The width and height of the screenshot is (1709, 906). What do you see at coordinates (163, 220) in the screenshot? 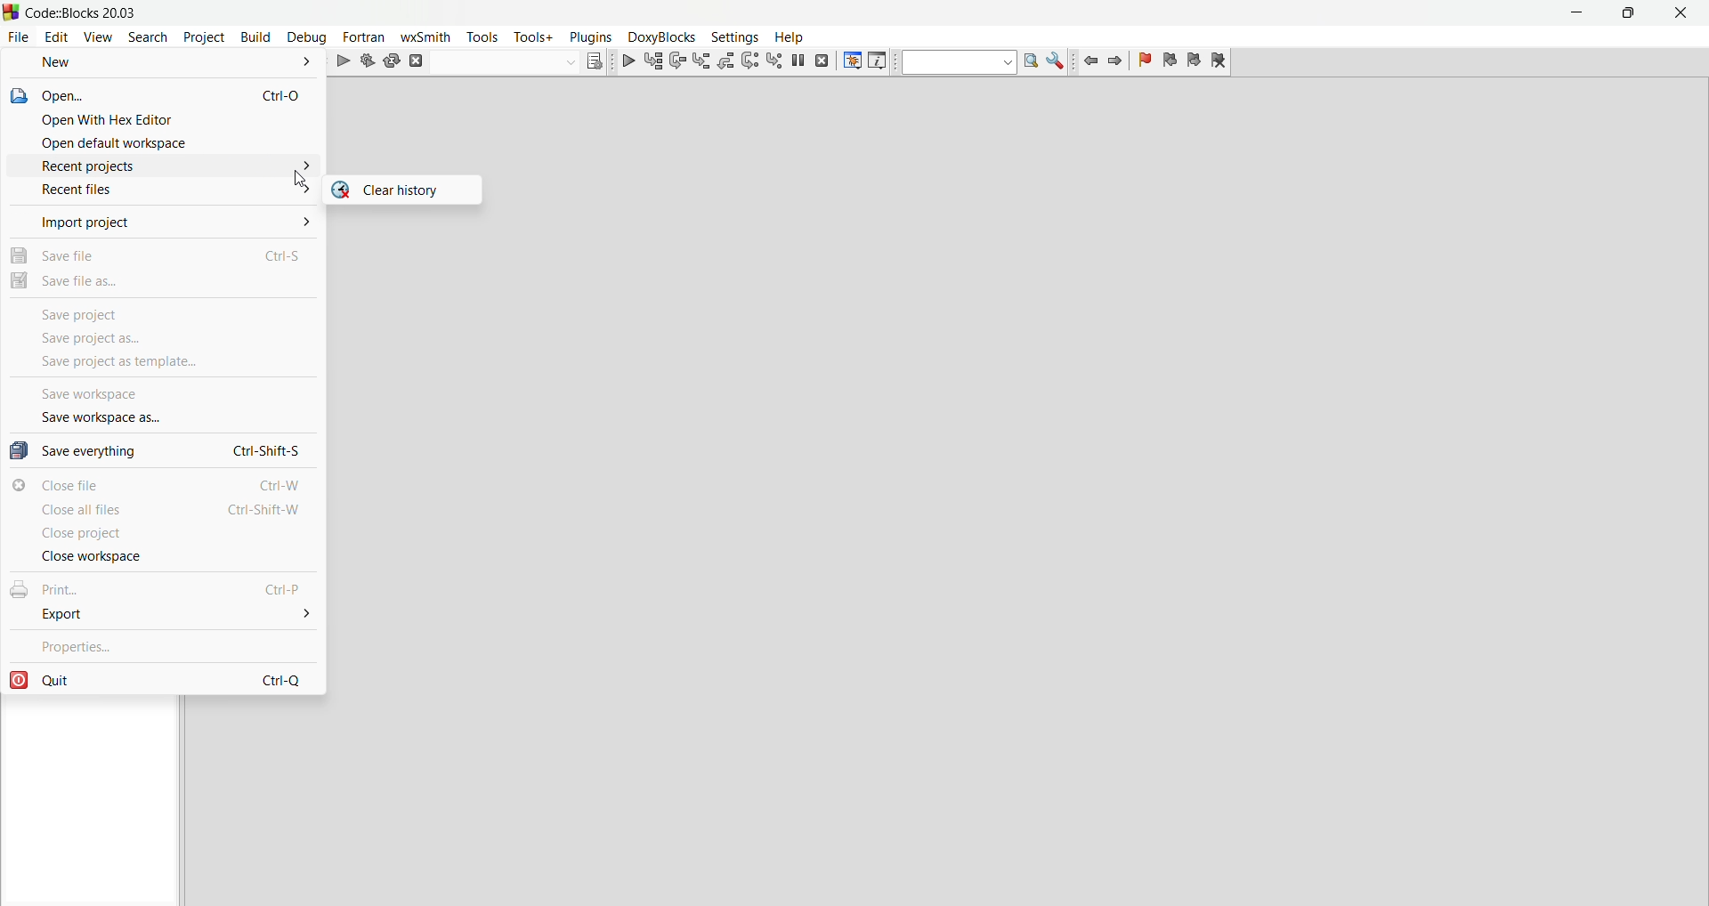
I see `import project` at bounding box center [163, 220].